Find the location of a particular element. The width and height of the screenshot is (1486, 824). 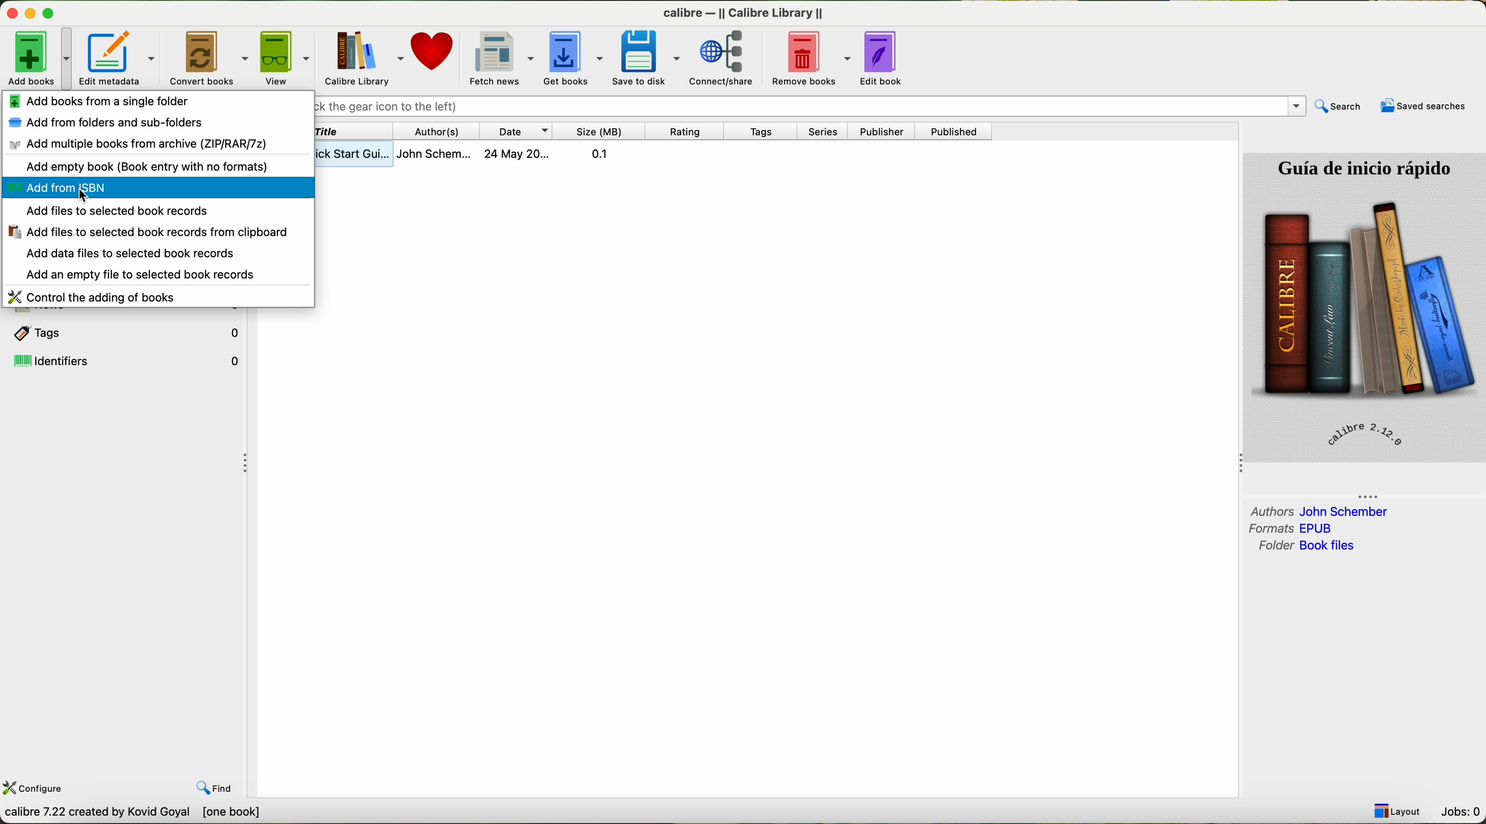

convert books is located at coordinates (211, 58).